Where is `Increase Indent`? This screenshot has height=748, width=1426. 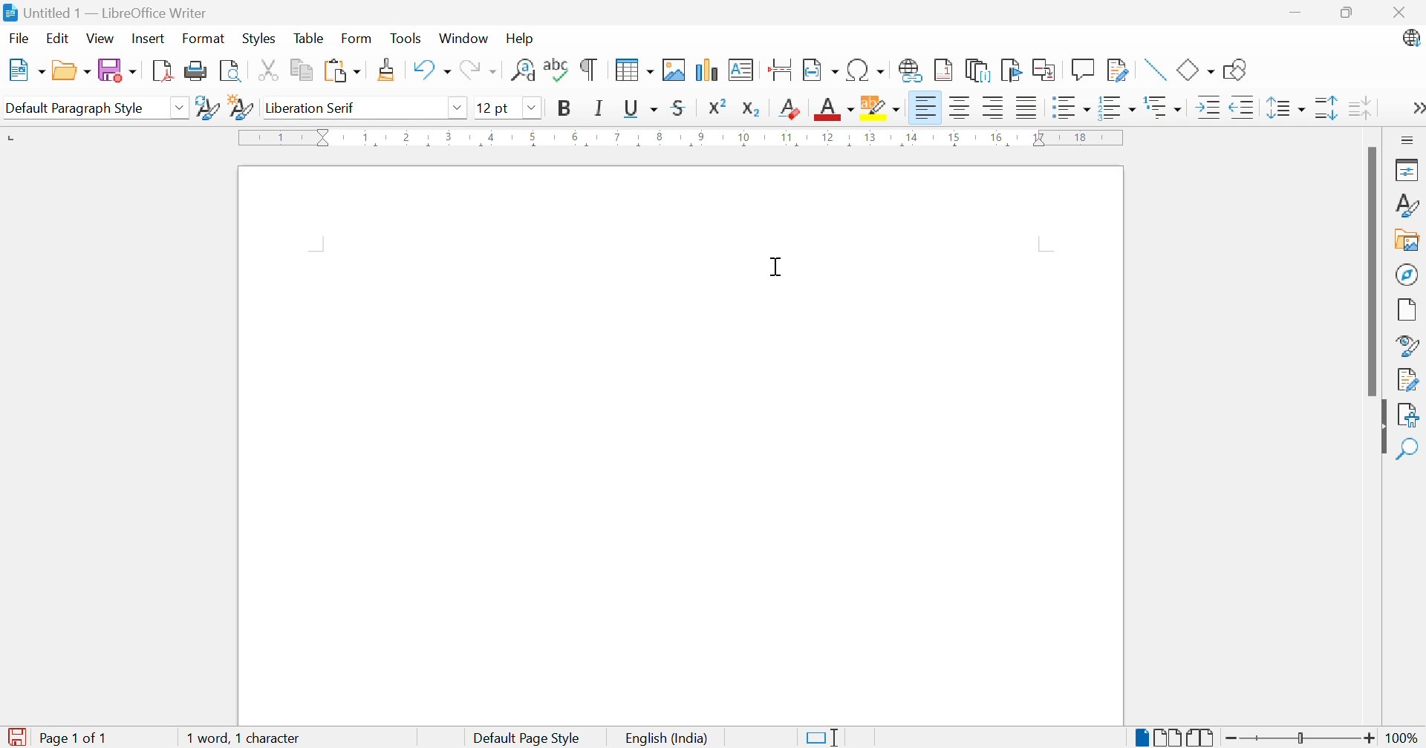 Increase Indent is located at coordinates (1208, 108).